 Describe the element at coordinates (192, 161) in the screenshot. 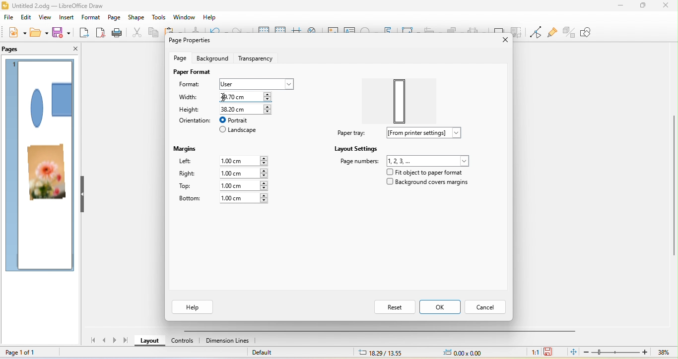

I see `left` at that location.